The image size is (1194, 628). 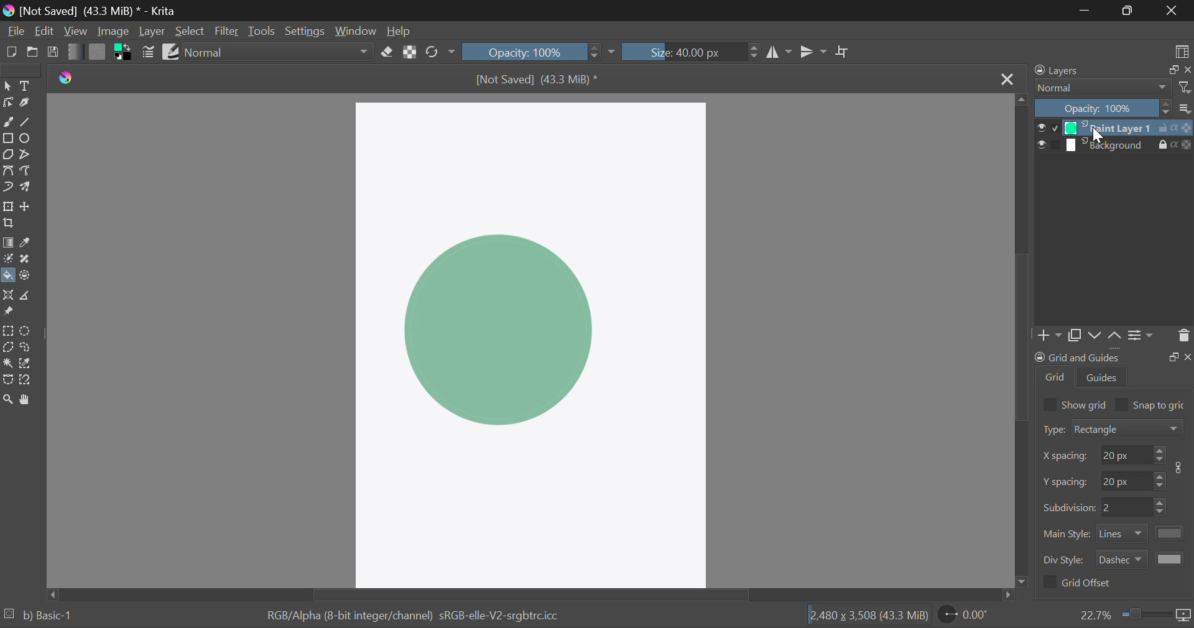 What do you see at coordinates (7, 331) in the screenshot?
I see `Rectangular Selection` at bounding box center [7, 331].